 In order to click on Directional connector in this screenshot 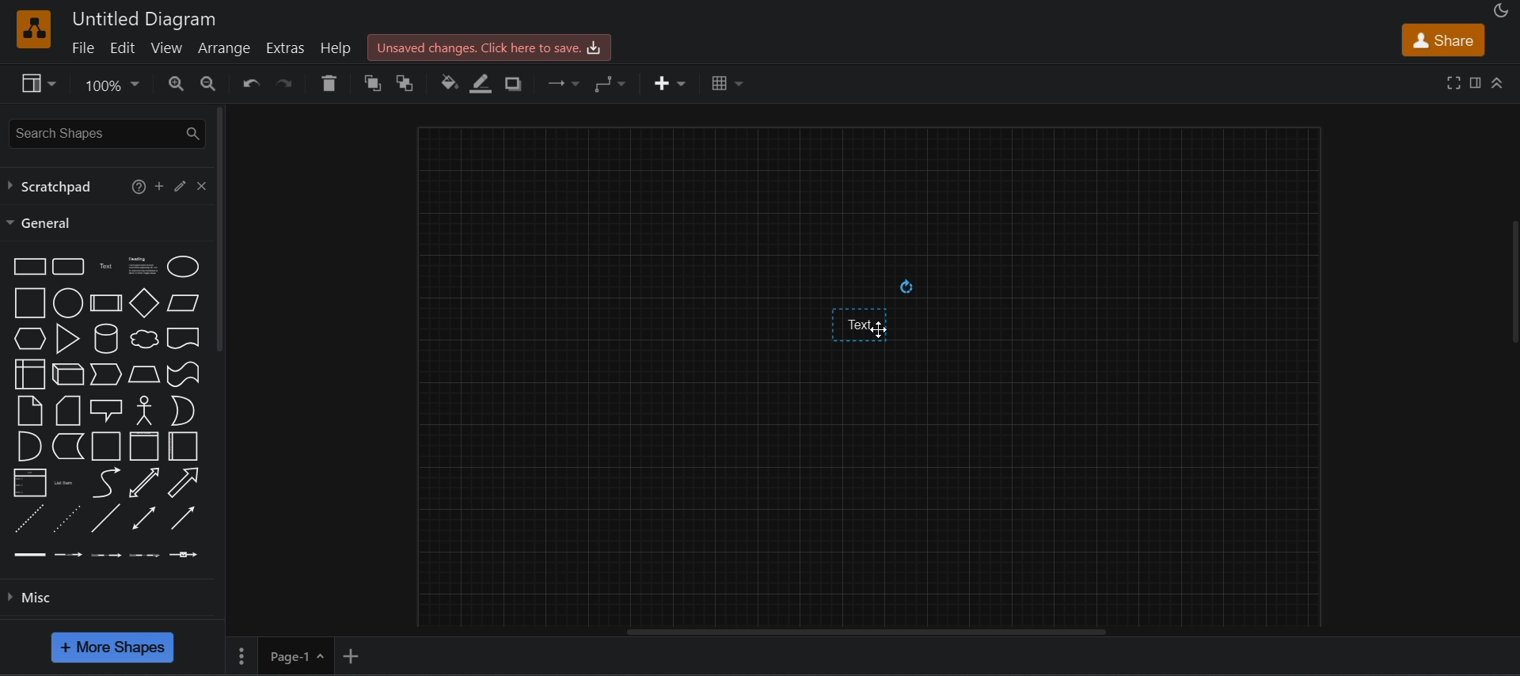, I will do `click(184, 518)`.